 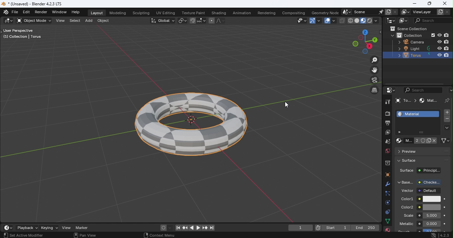 I want to click on Render, so click(x=41, y=13).